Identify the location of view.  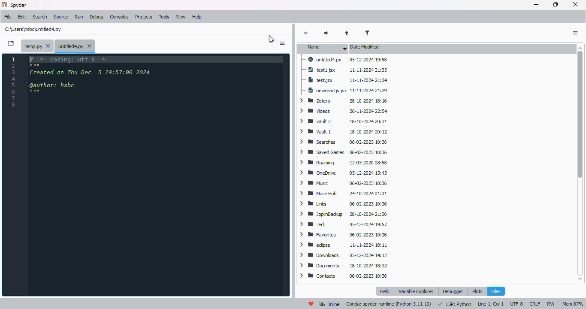
(181, 17).